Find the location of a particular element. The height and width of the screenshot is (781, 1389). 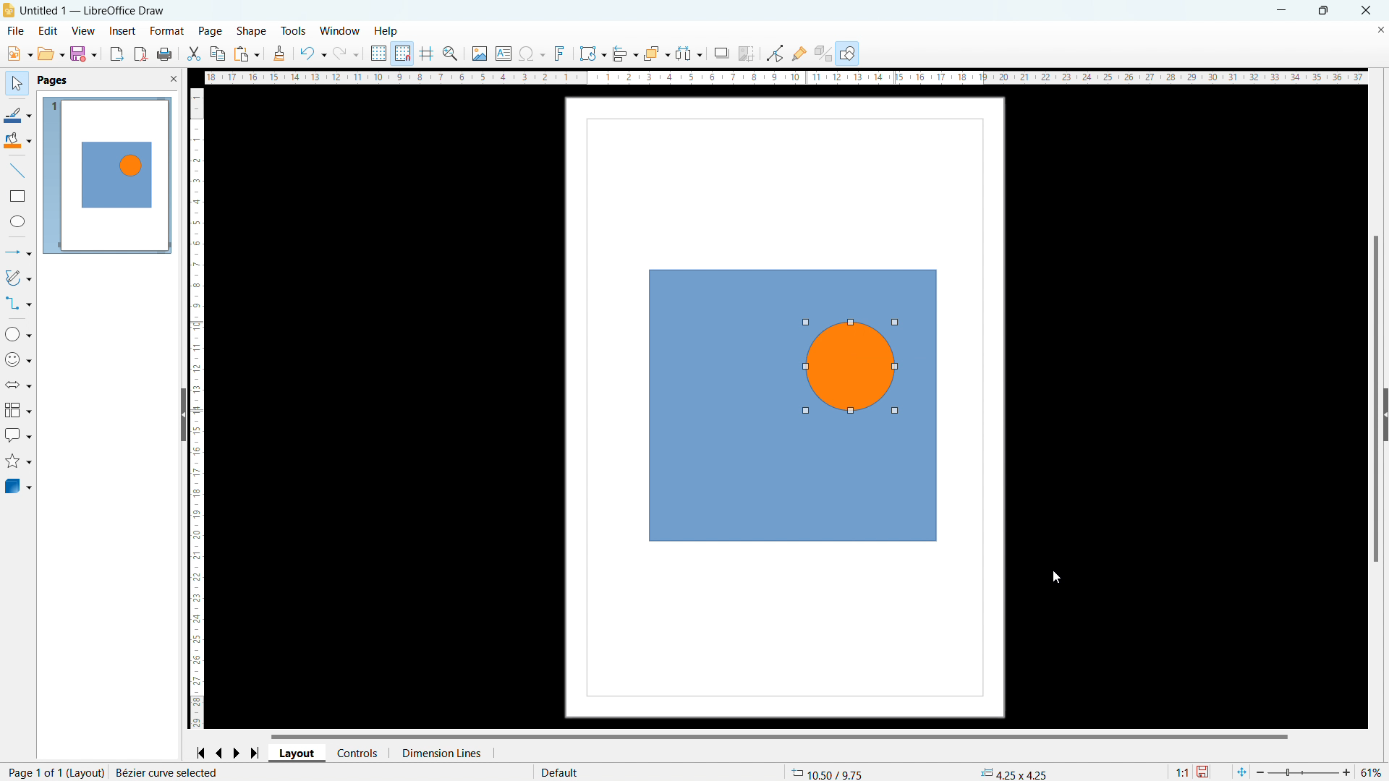

ellipse tool is located at coordinates (19, 222).